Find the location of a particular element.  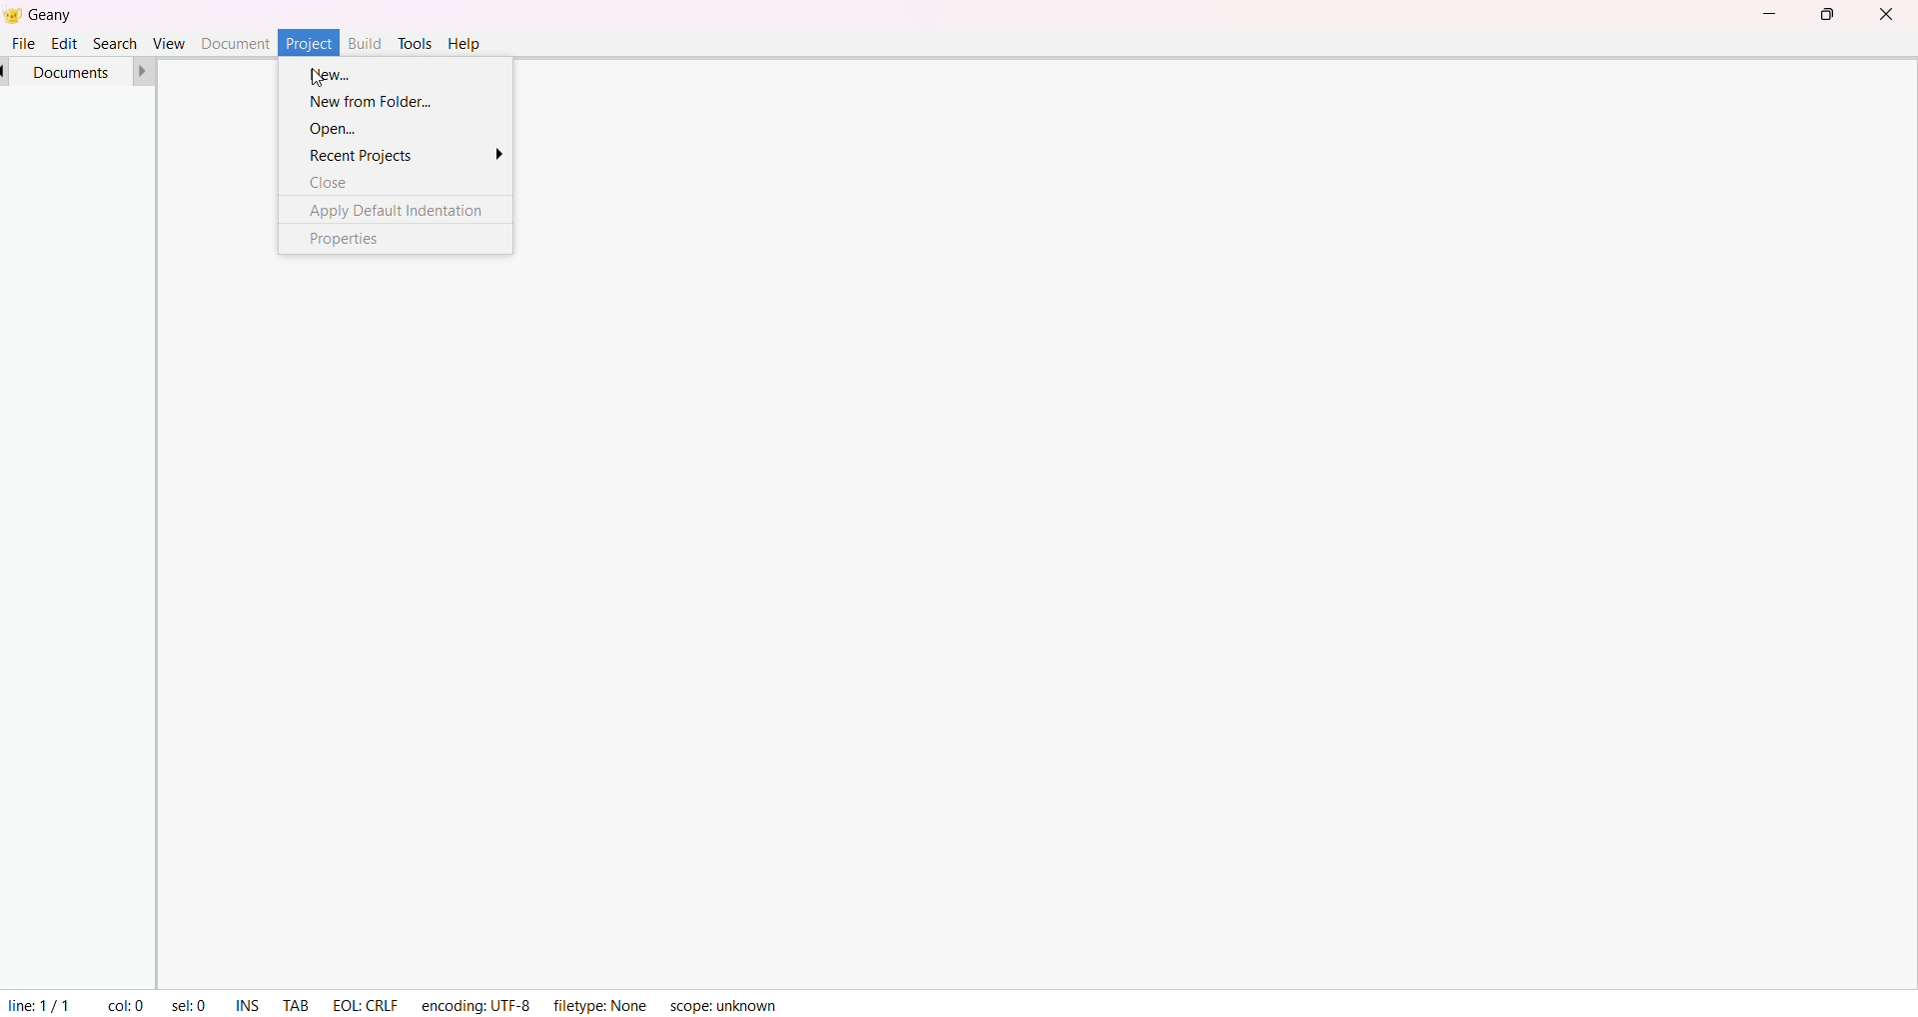

EOL: CRLF is located at coordinates (367, 1001).